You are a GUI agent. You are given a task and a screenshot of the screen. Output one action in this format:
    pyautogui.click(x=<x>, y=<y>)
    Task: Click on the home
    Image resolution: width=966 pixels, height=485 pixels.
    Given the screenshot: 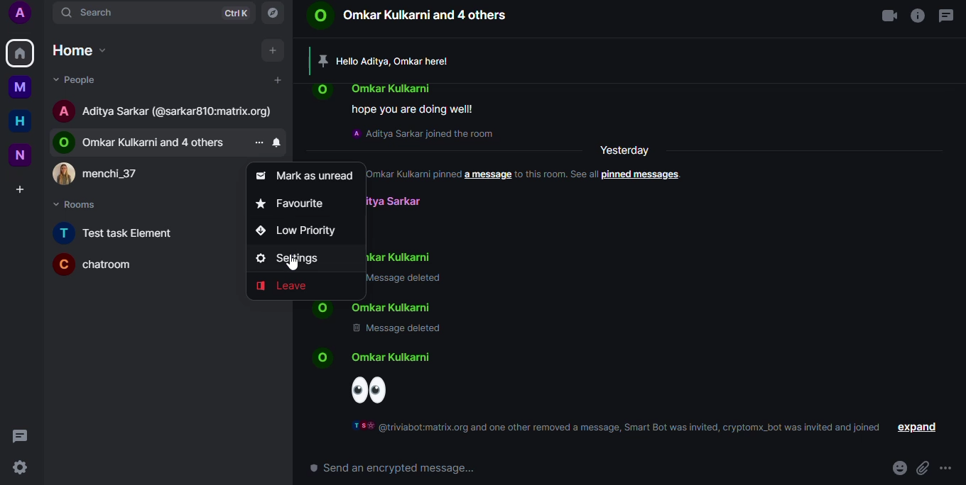 What is the action you would take?
    pyautogui.click(x=83, y=51)
    